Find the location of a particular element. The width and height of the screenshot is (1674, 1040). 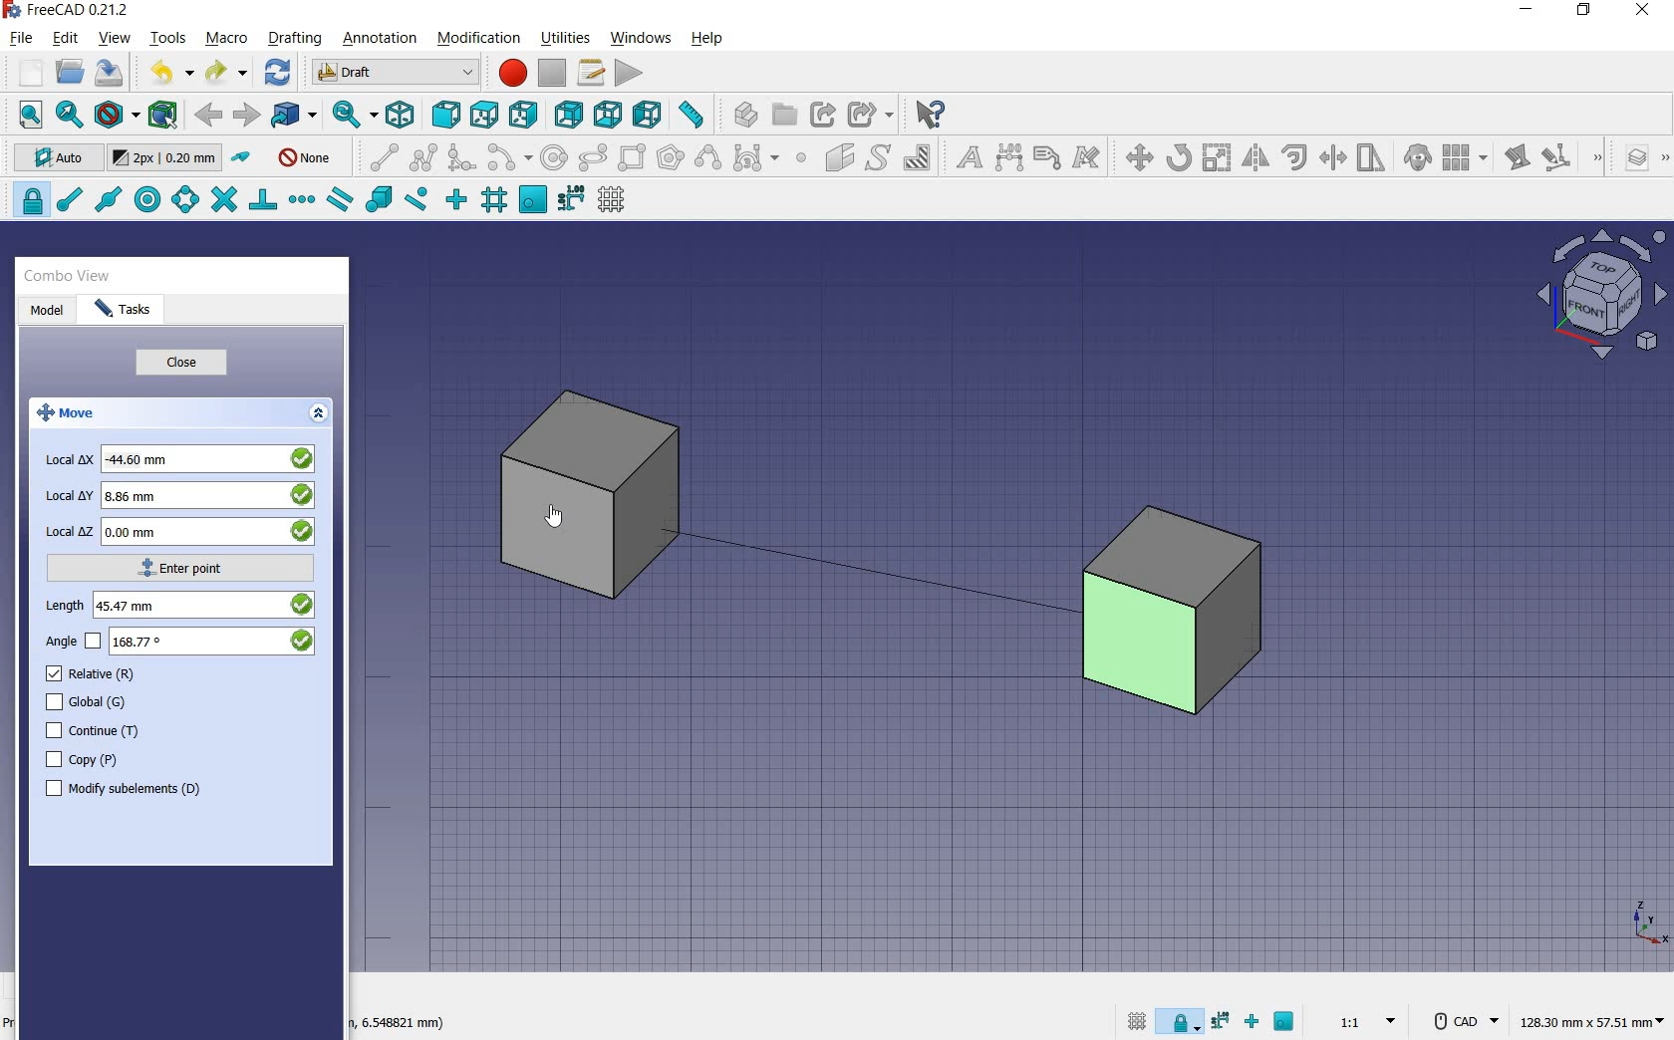

restore down is located at coordinates (1586, 12).